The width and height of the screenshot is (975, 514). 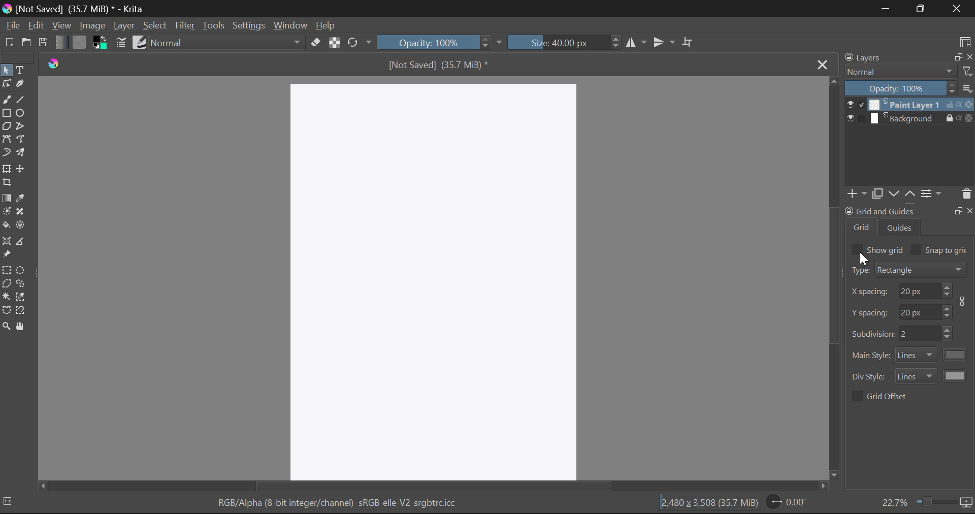 I want to click on Zoom, so click(x=6, y=327).